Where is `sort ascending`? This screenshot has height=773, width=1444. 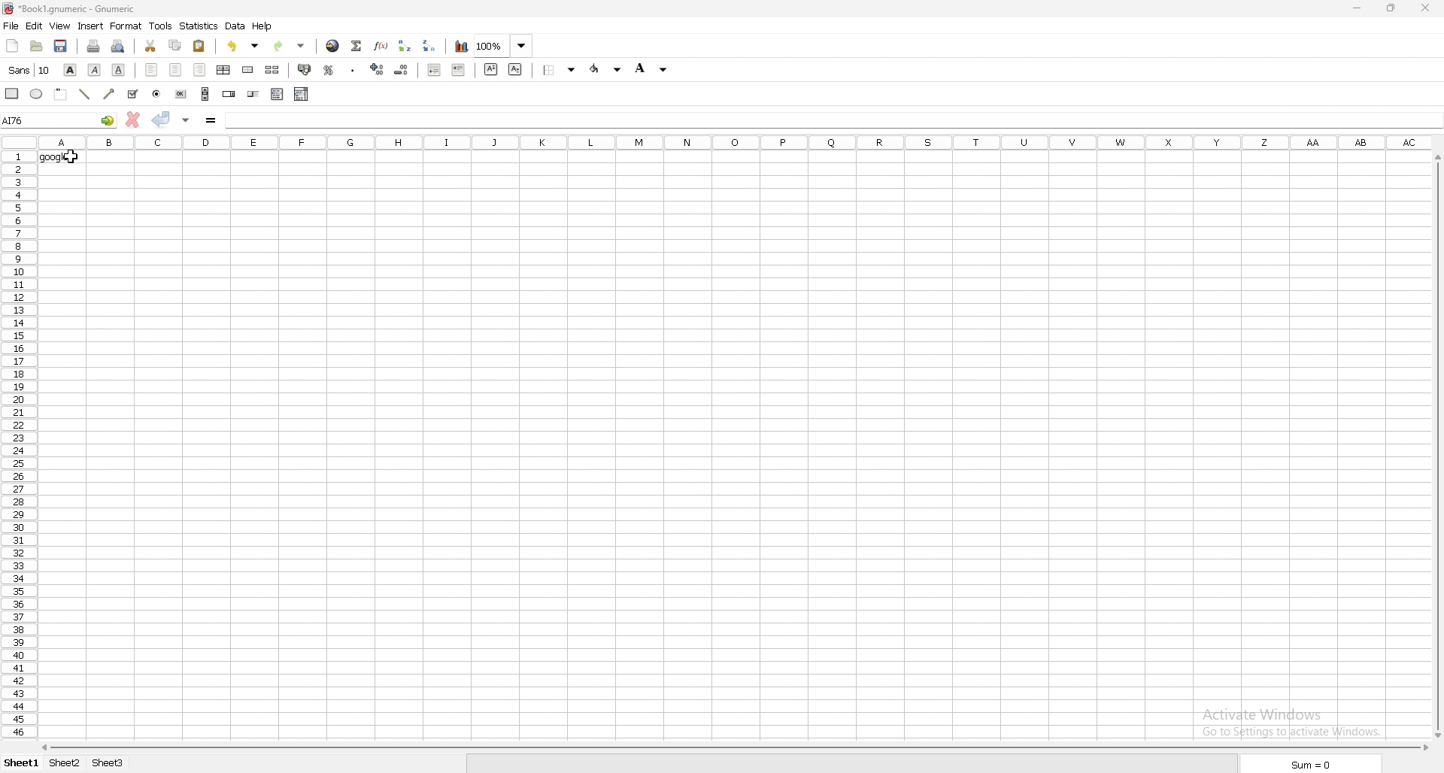
sort ascending is located at coordinates (405, 45).